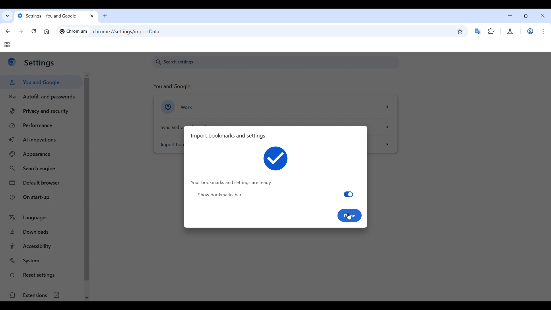 The image size is (551, 310). I want to click on Customize and control Chromium highlighted, so click(543, 31).